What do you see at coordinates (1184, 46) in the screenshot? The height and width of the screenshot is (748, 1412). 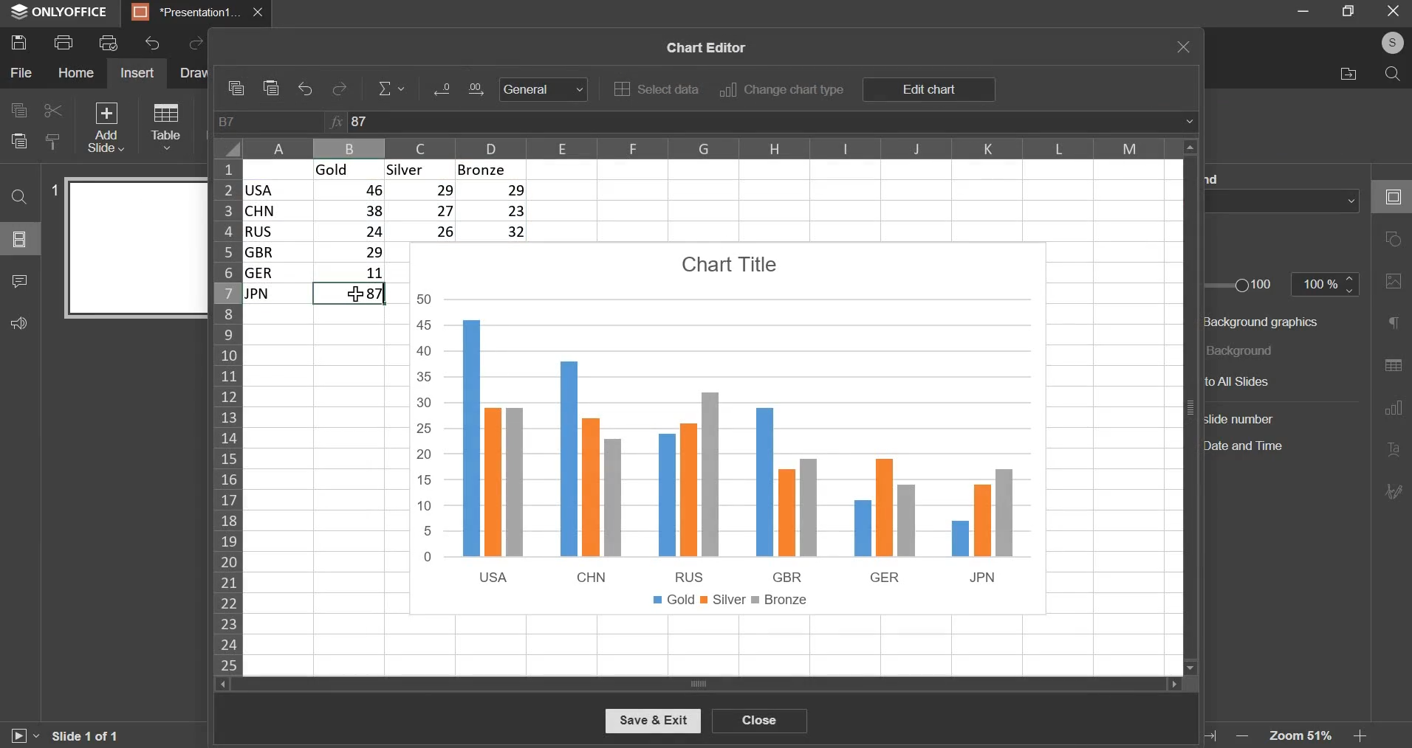 I see `exit` at bounding box center [1184, 46].